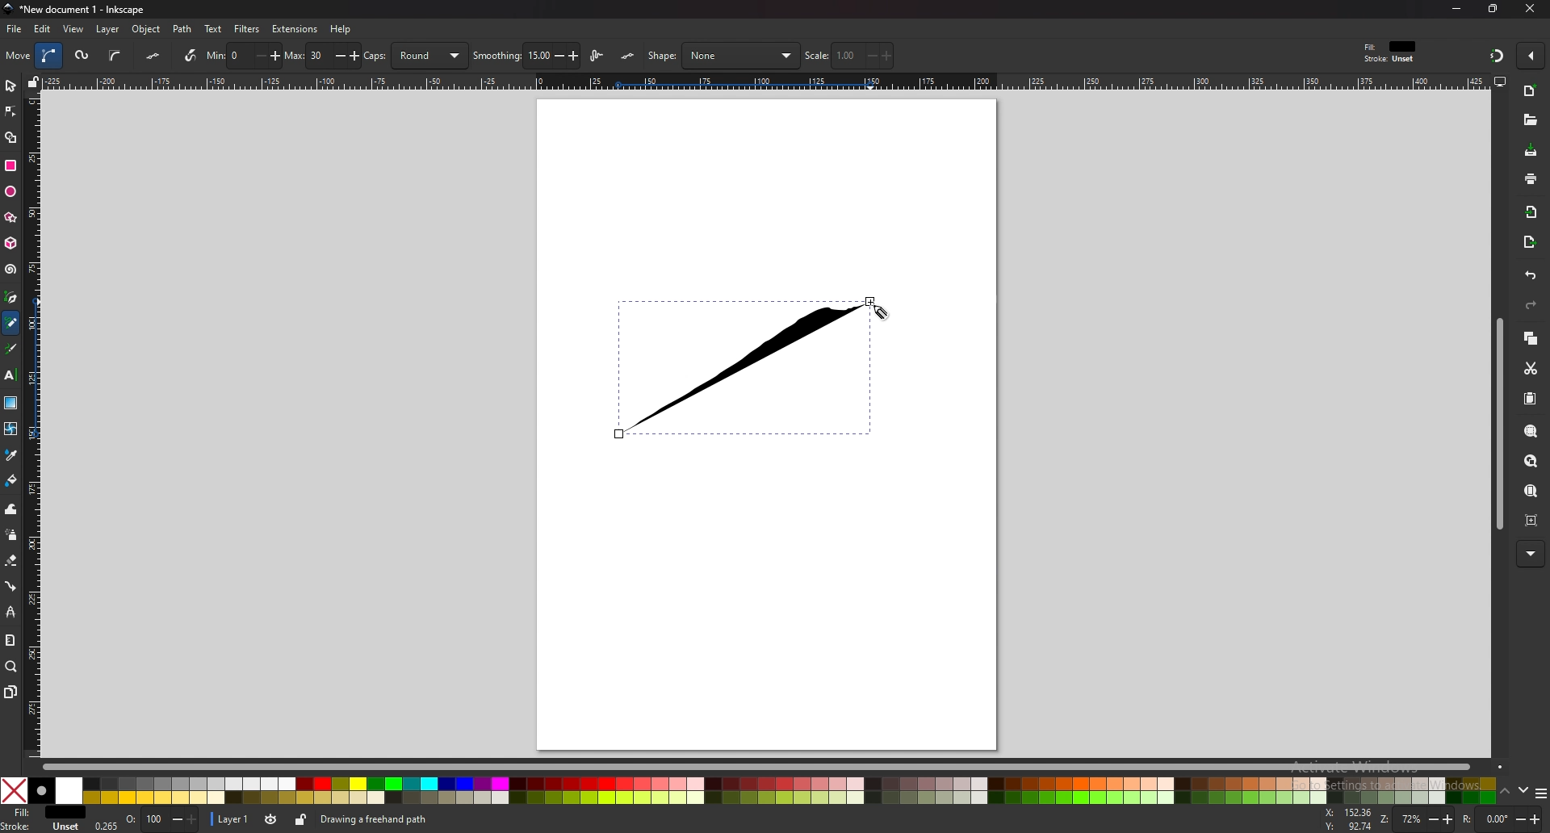 Image resolution: width=1550 pixels, height=833 pixels. What do you see at coordinates (10, 612) in the screenshot?
I see `lpe` at bounding box center [10, 612].